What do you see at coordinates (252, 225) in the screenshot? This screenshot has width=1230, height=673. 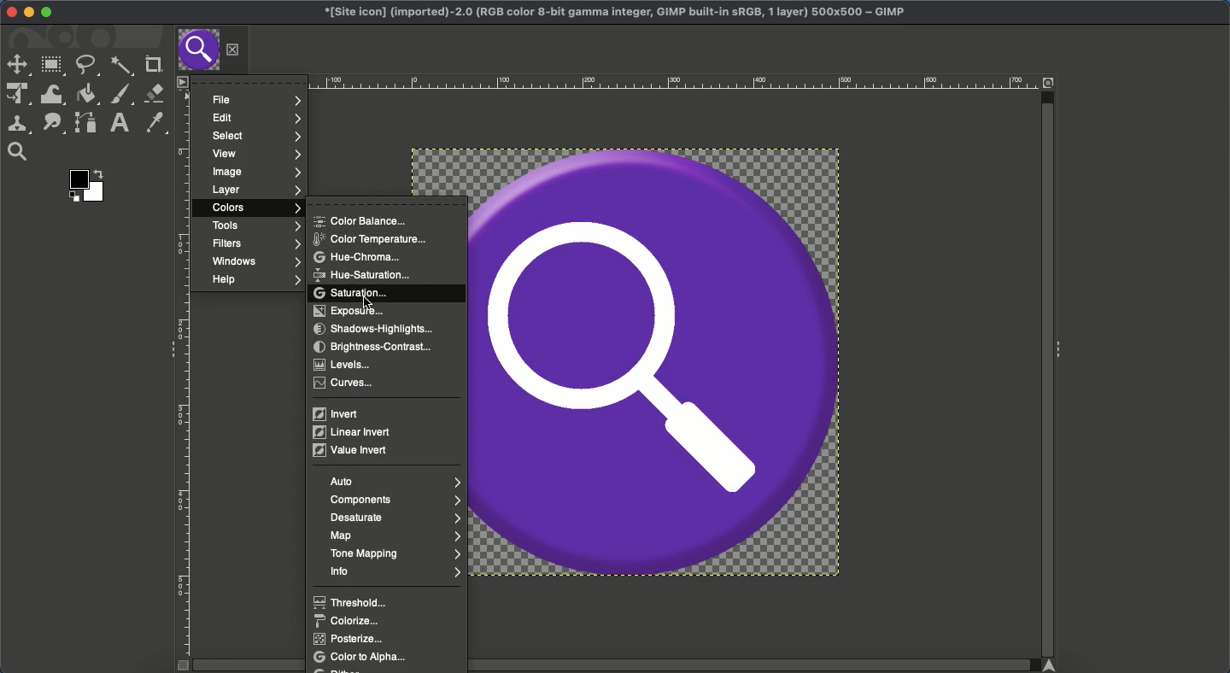 I see `Tools` at bounding box center [252, 225].